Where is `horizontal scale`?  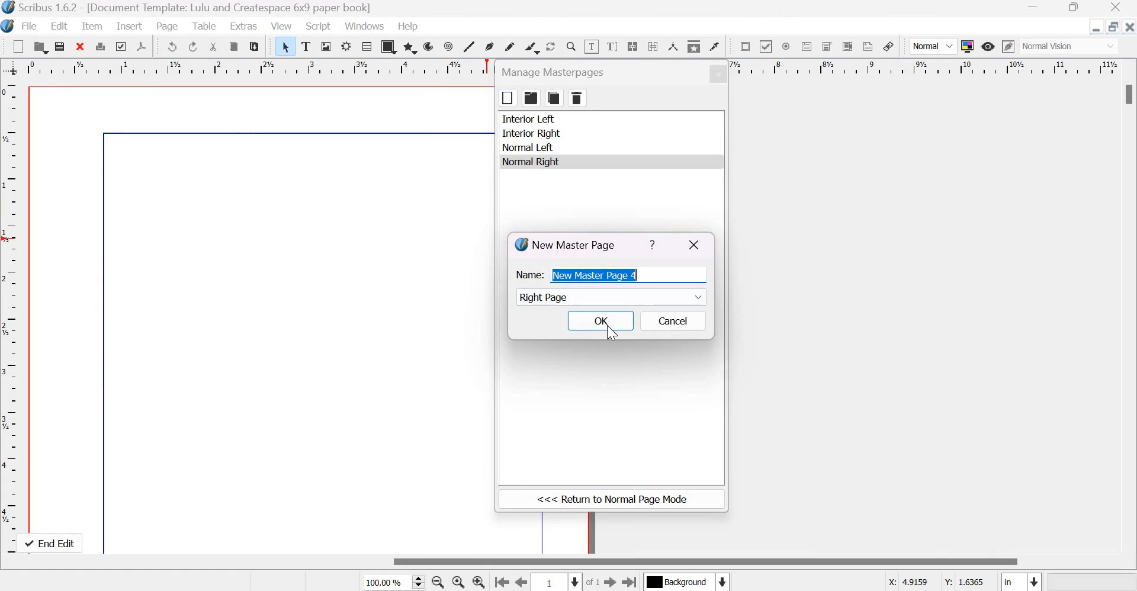 horizontal scale is located at coordinates (925, 68).